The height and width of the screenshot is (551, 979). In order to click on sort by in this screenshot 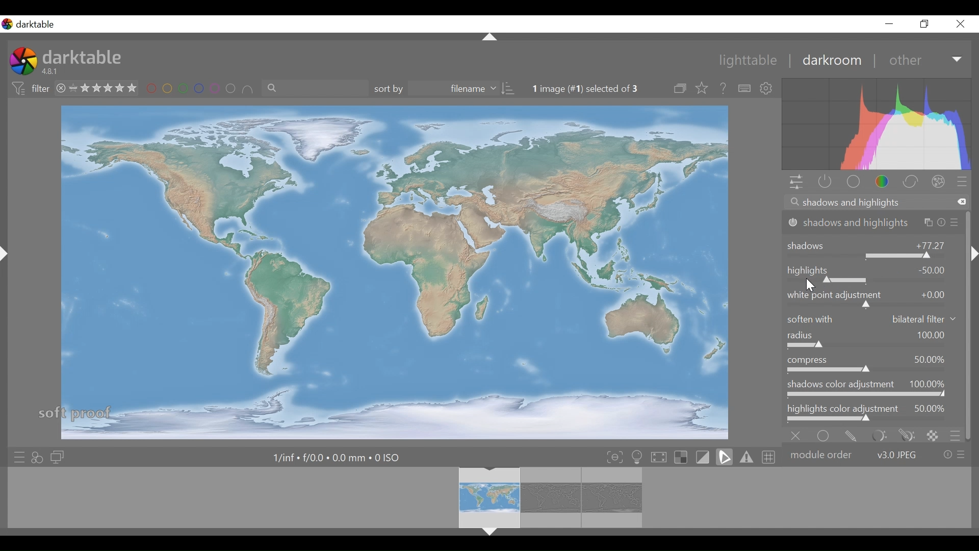, I will do `click(445, 89)`.